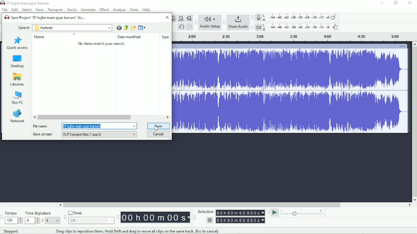  Describe the element at coordinates (403, 46) in the screenshot. I see `More options` at that location.